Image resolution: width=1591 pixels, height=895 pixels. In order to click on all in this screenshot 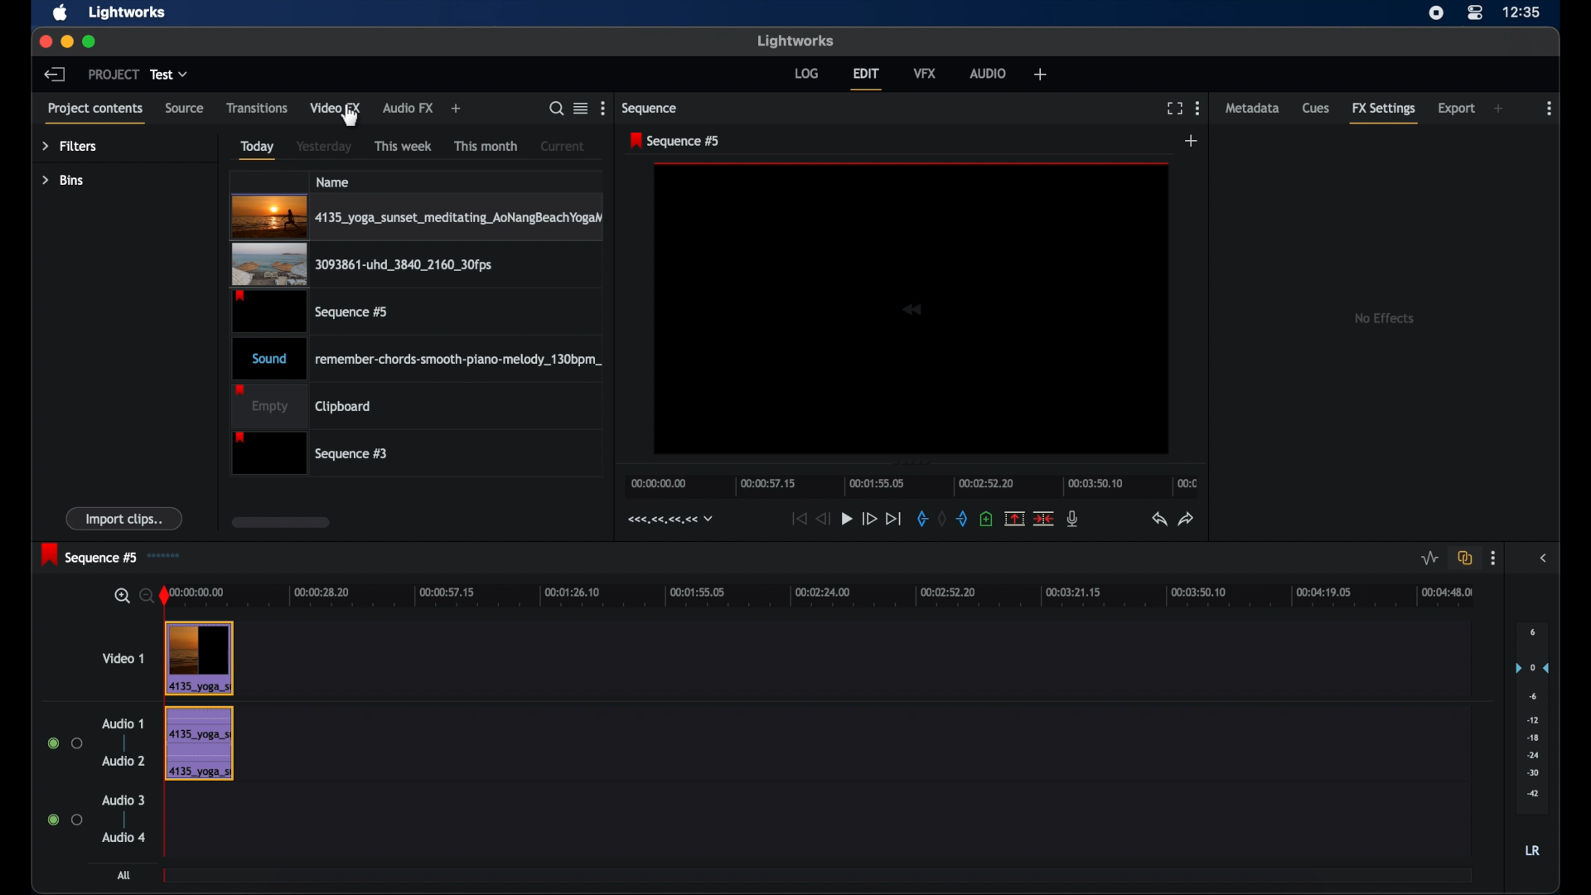, I will do `click(126, 876)`.